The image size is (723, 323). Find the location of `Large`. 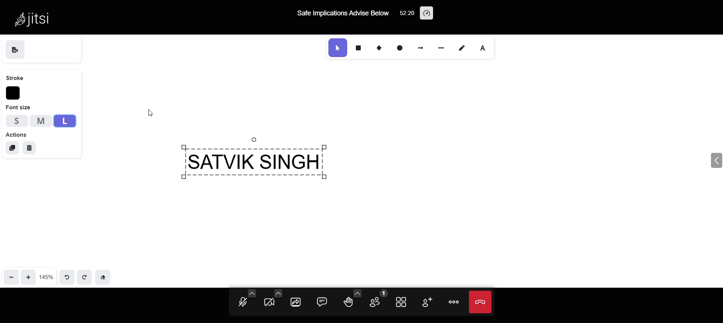

Large is located at coordinates (64, 121).